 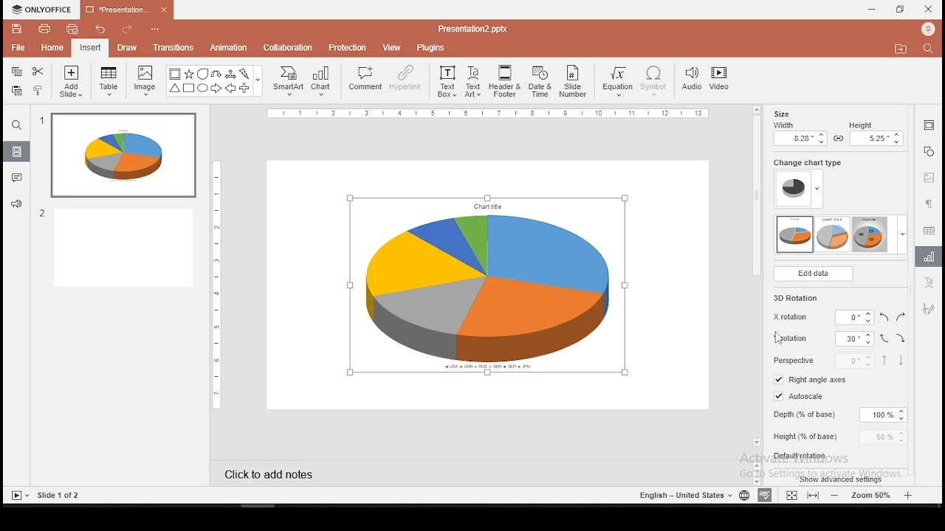 I want to click on comment, so click(x=362, y=82).